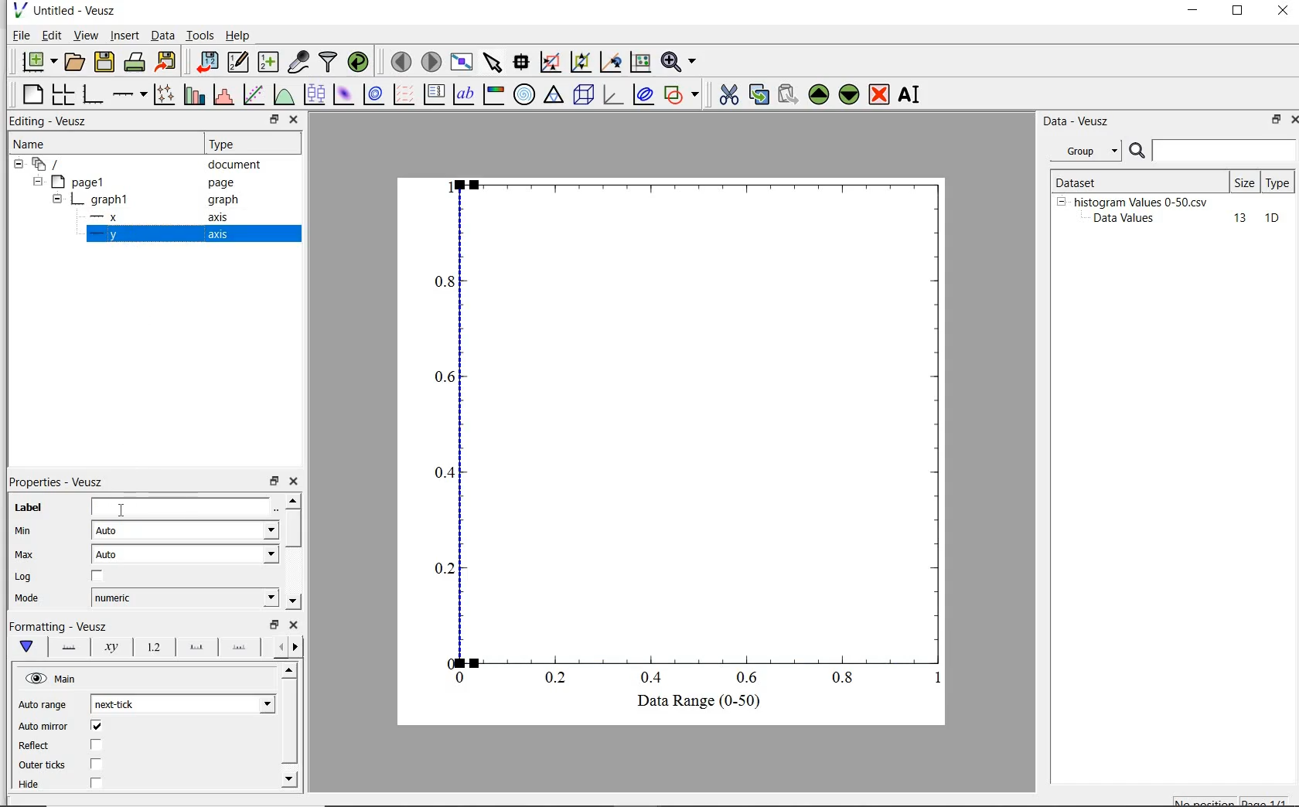 The image size is (1299, 807). I want to click on group, so click(1084, 151).